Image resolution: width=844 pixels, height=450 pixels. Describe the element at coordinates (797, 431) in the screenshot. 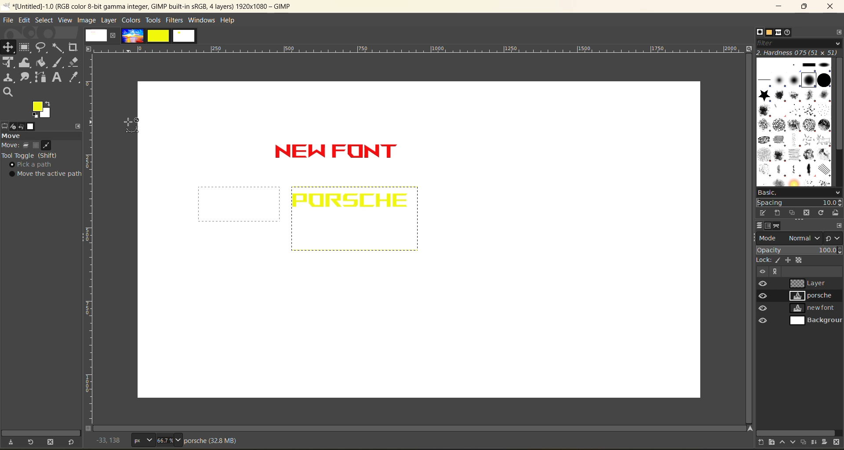

I see `horizontal scroll bar` at that location.